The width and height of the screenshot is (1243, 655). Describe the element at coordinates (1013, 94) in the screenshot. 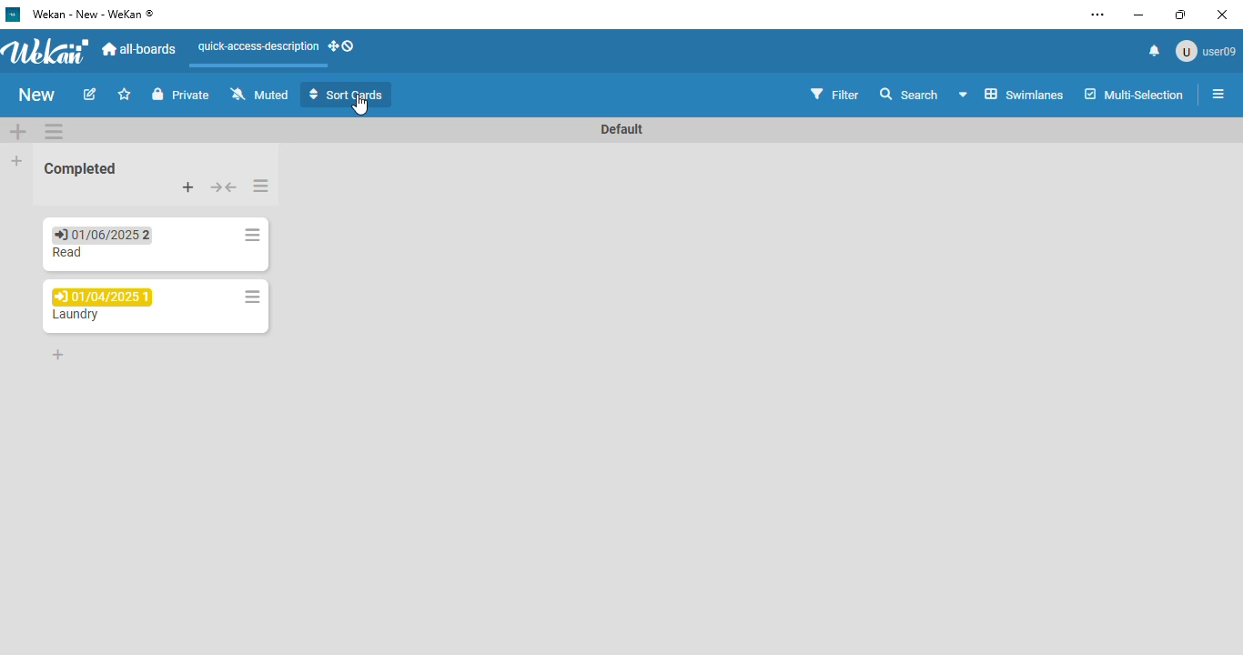

I see `board view` at that location.